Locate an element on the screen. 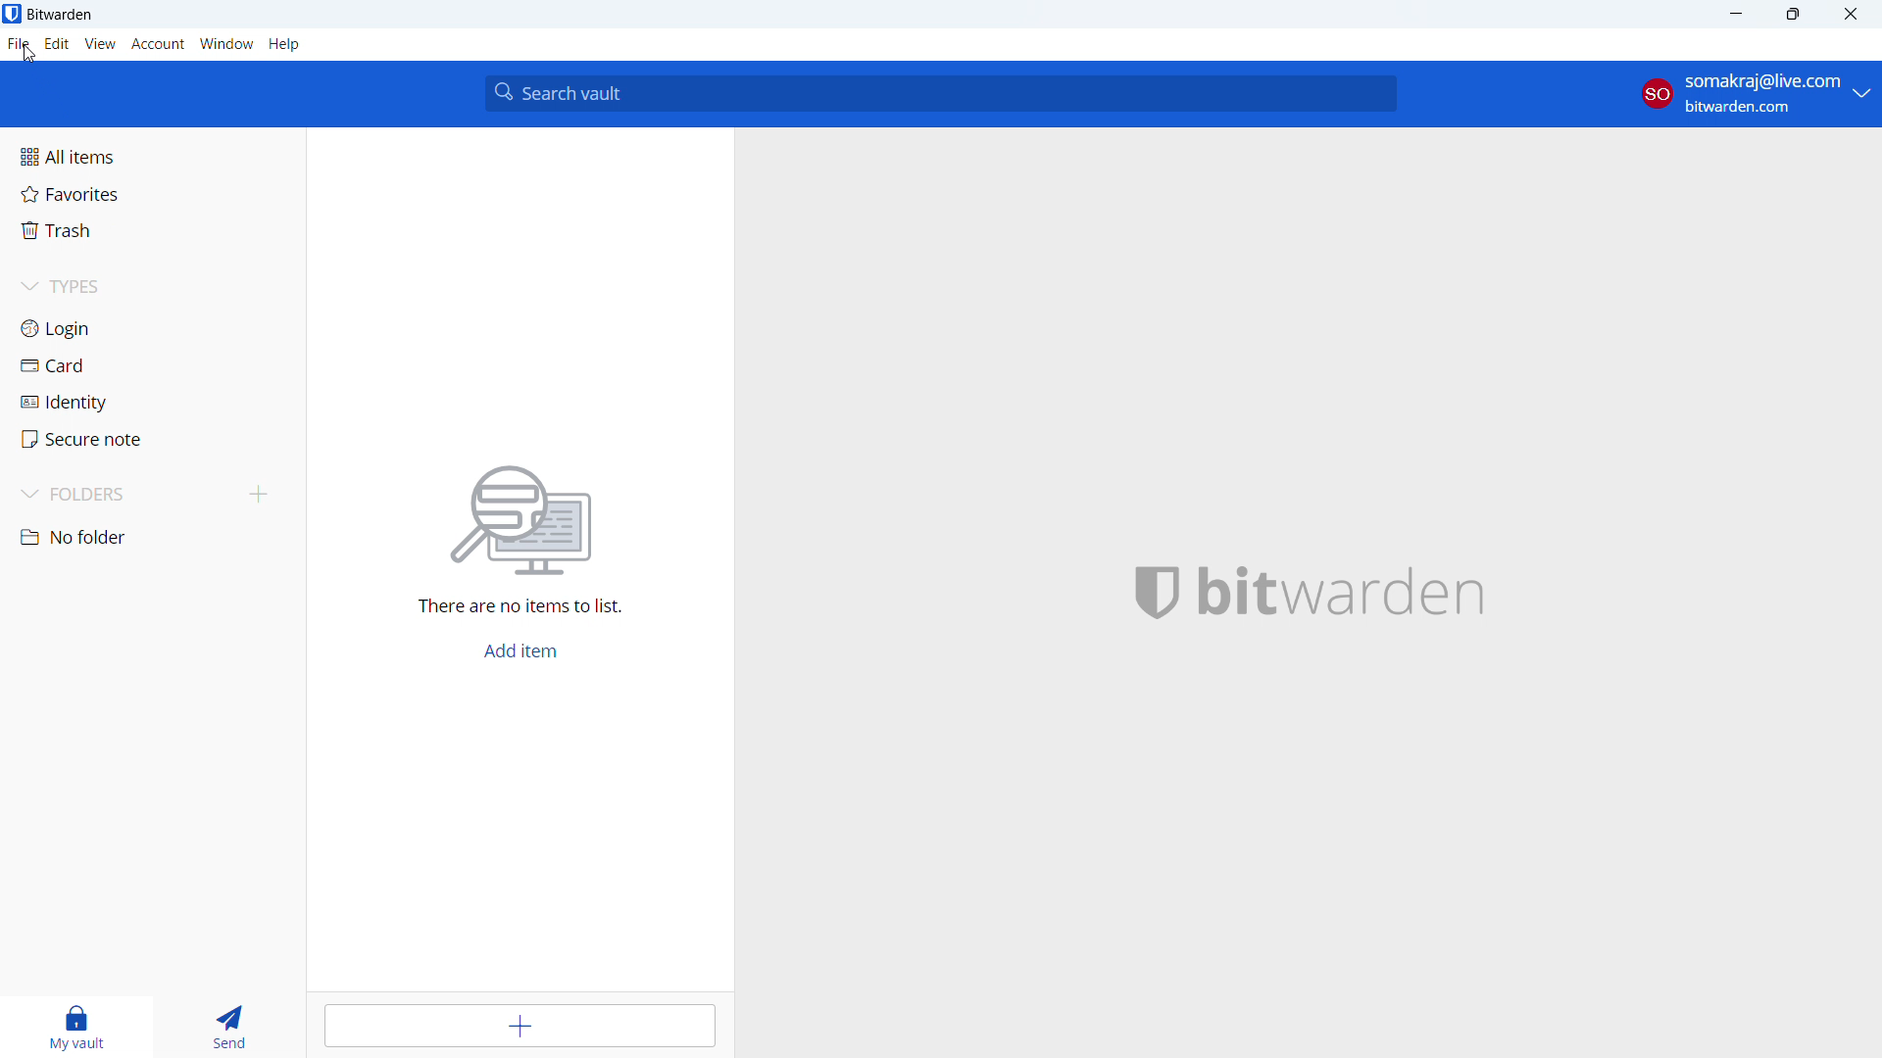  card is located at coordinates (148, 365).